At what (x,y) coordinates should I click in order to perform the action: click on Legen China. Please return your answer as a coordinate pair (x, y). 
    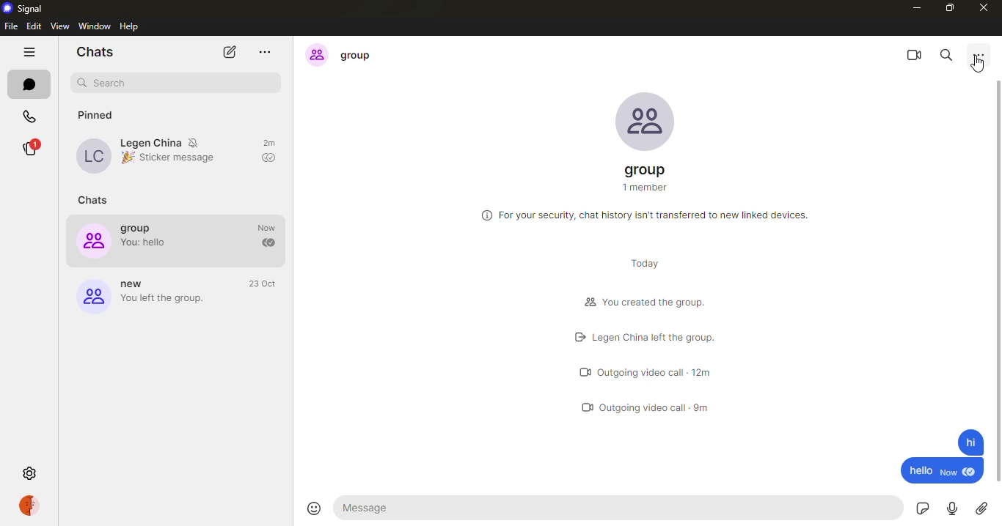
    Looking at the image, I should click on (150, 142).